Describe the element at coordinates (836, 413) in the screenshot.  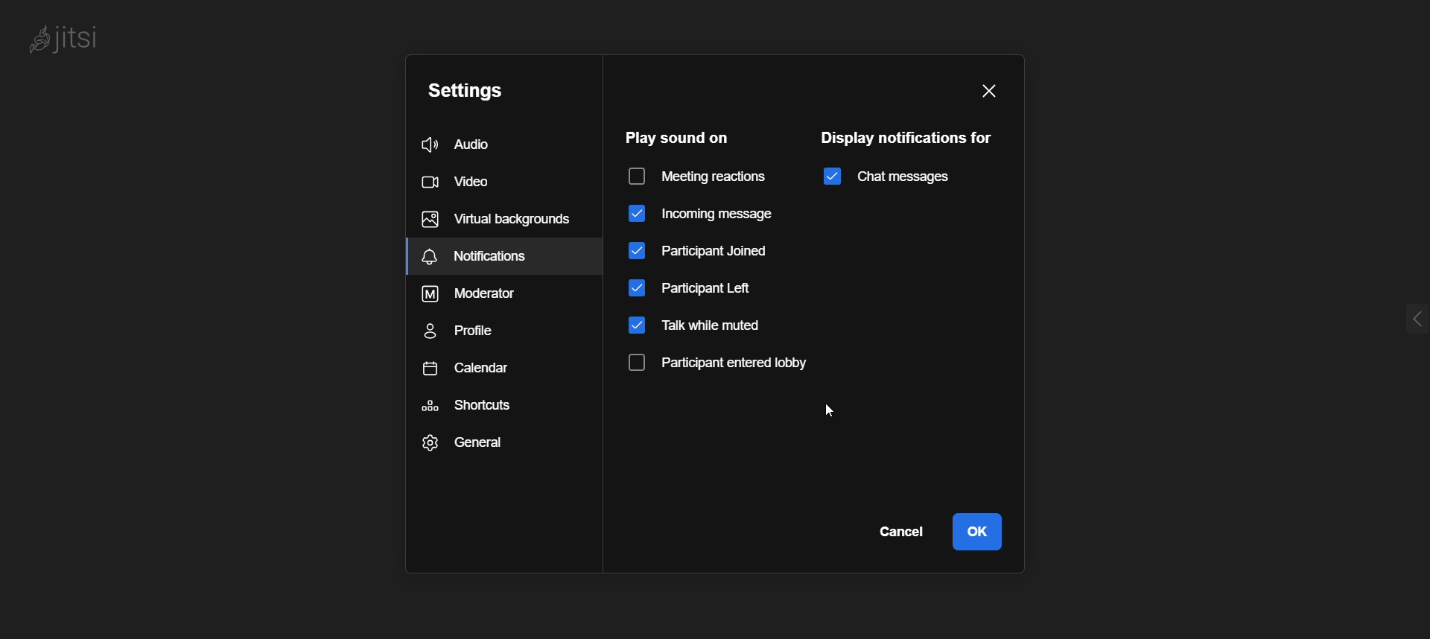
I see `Cursor` at that location.